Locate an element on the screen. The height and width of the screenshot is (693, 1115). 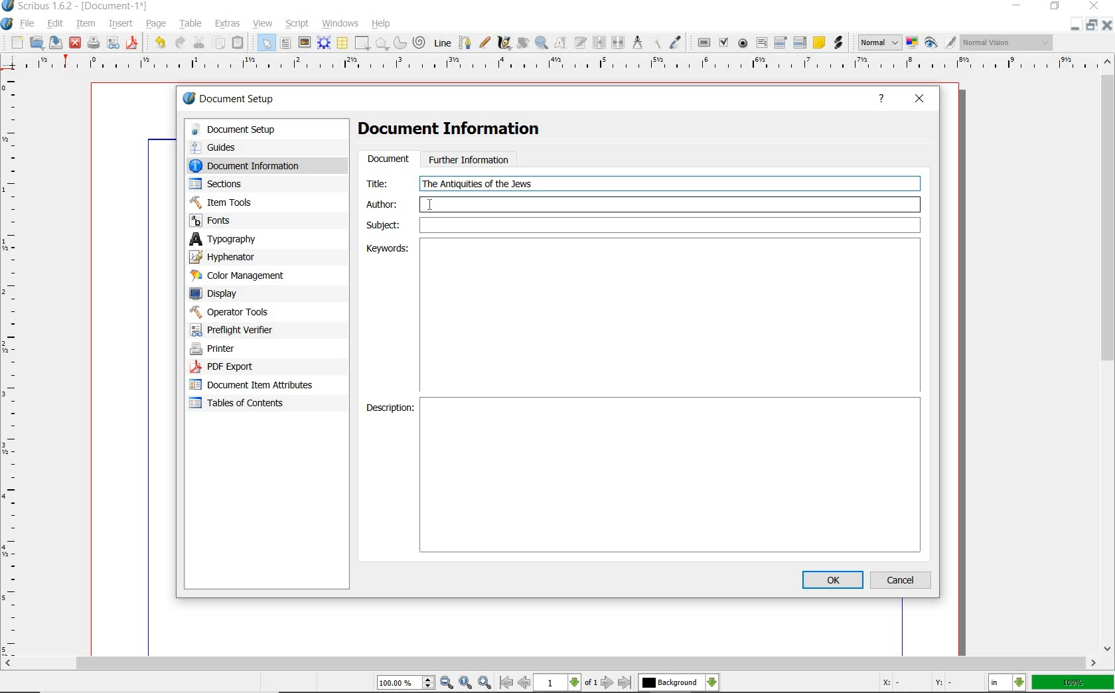
undo is located at coordinates (159, 44).